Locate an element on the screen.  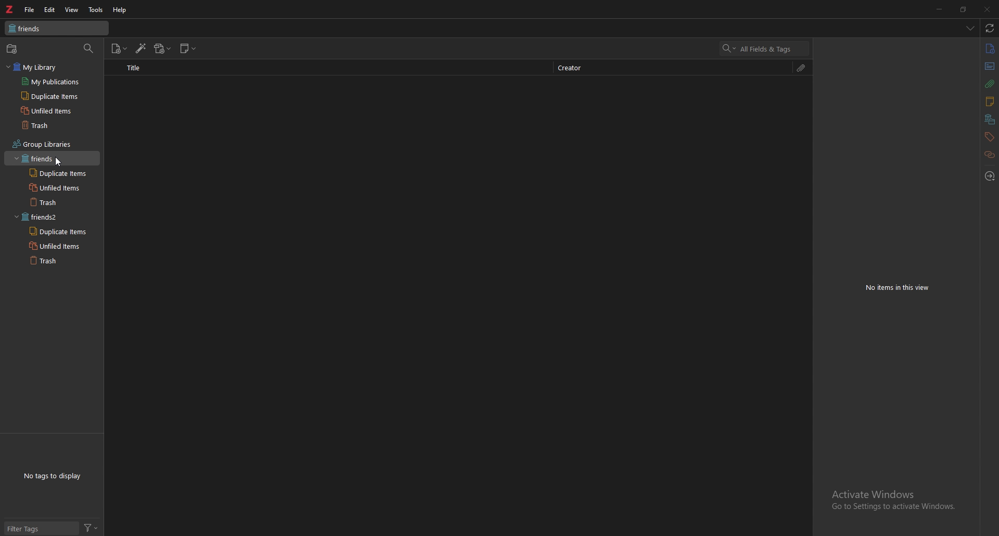
close is located at coordinates (988, 9).